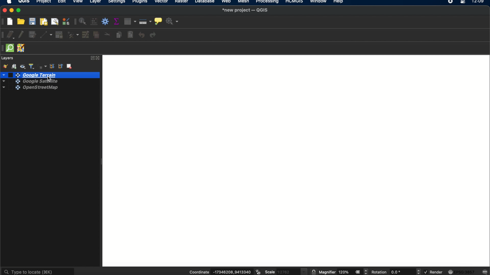  What do you see at coordinates (243, 2) in the screenshot?
I see `mesh` at bounding box center [243, 2].